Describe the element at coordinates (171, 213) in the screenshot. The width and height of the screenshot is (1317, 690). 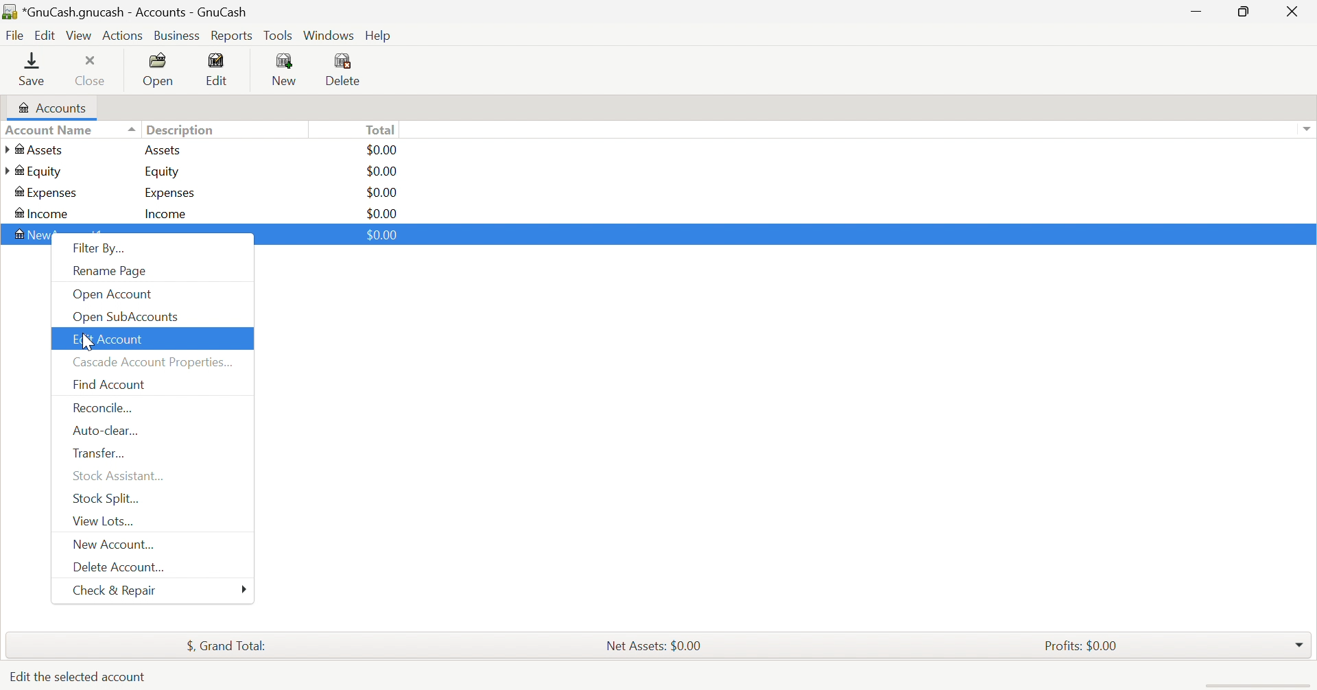
I see `Income` at that location.